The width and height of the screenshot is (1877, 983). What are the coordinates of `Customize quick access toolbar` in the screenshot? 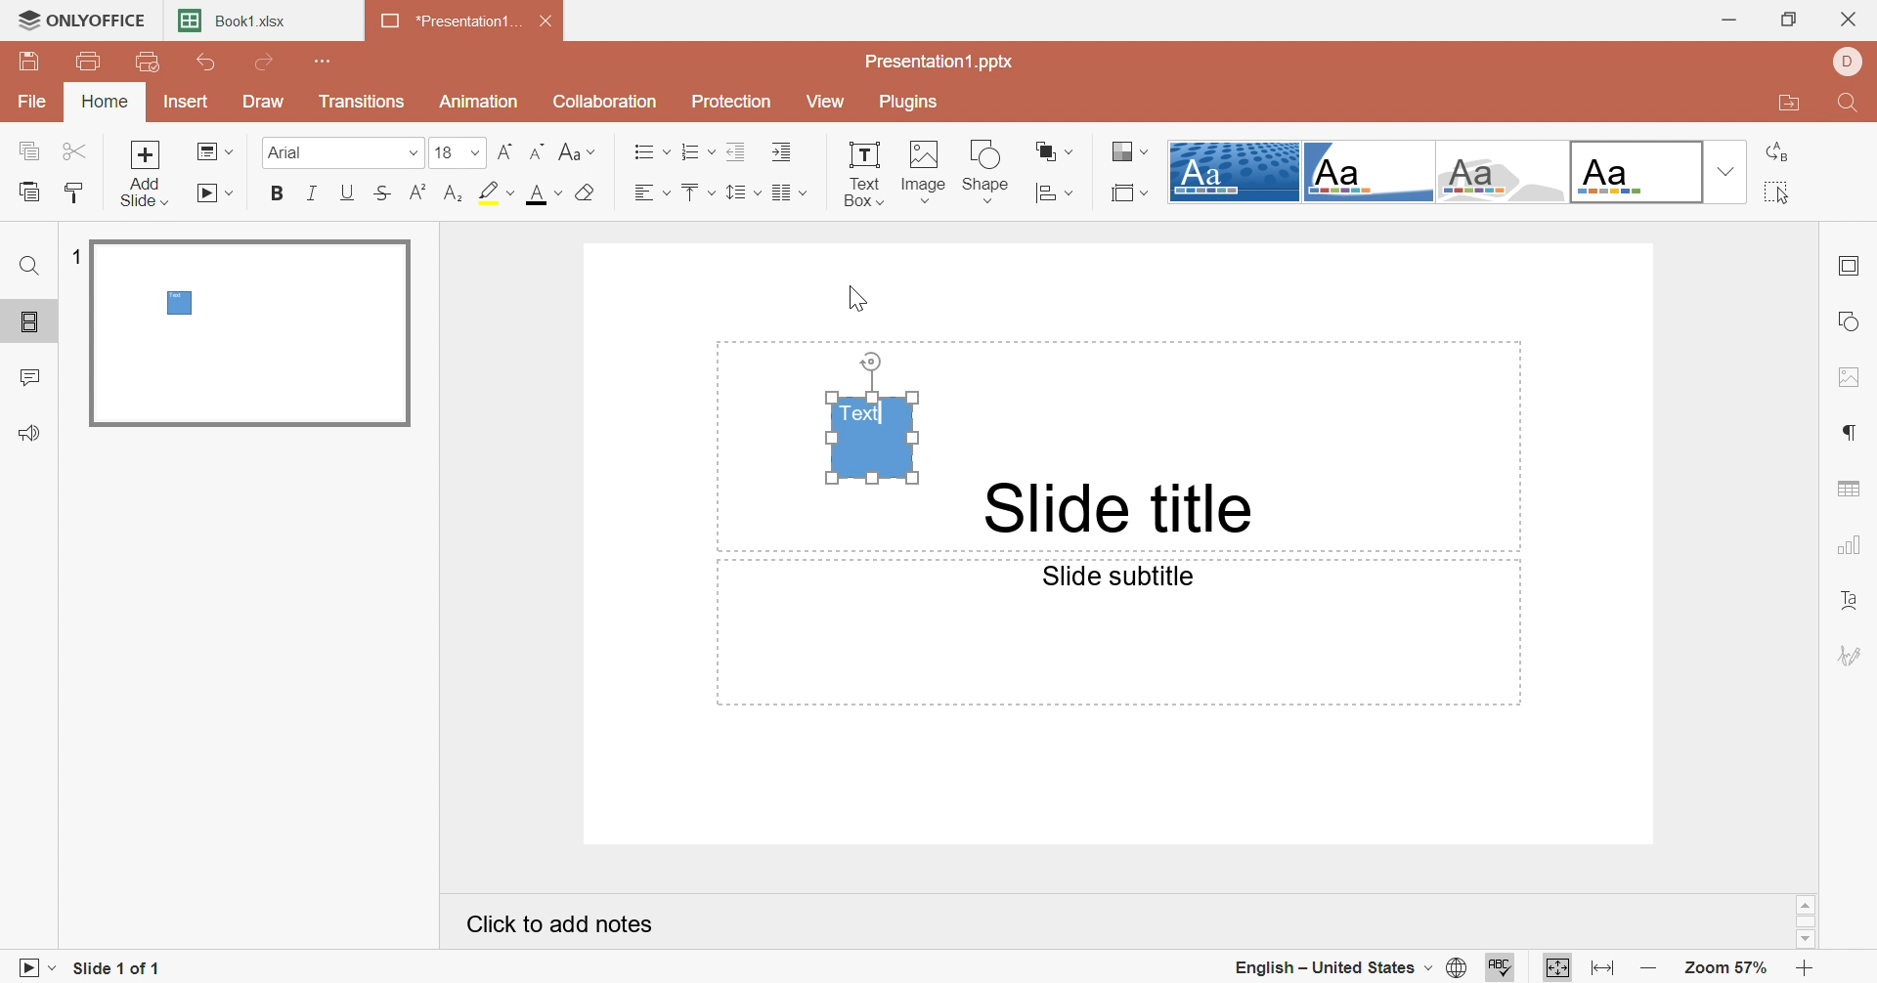 It's located at (322, 62).